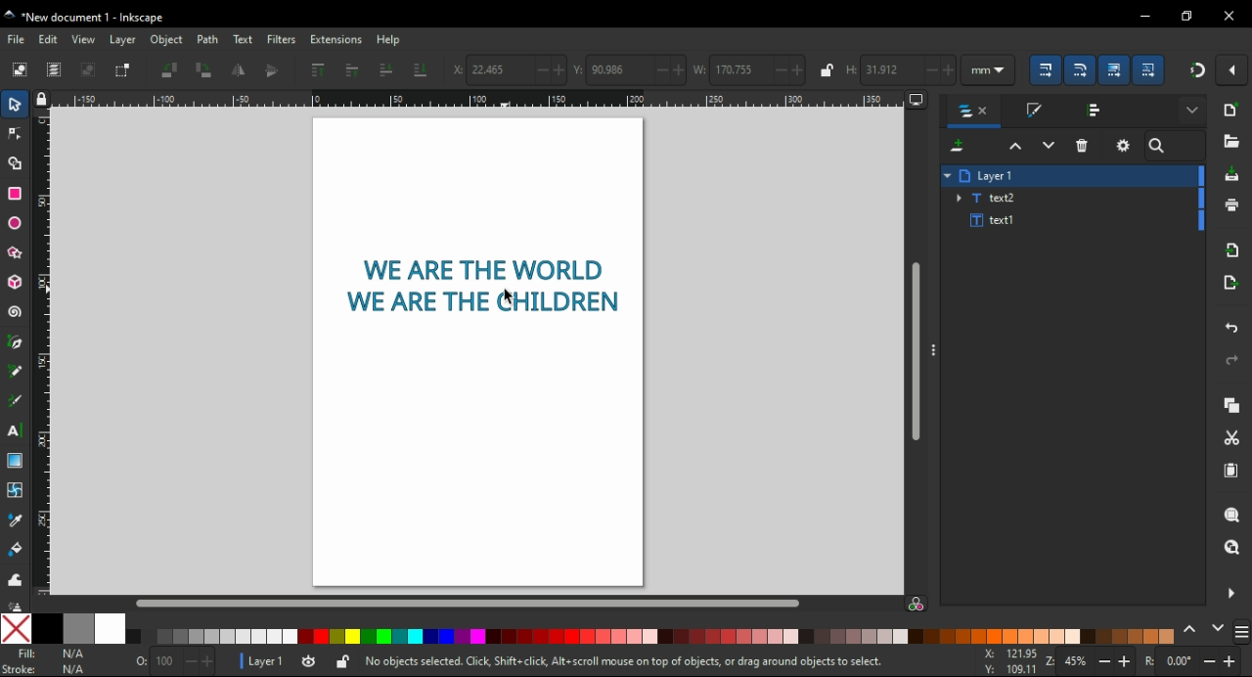 This screenshot has width=1252, height=677. What do you see at coordinates (466, 603) in the screenshot?
I see `scroll bar` at bounding box center [466, 603].